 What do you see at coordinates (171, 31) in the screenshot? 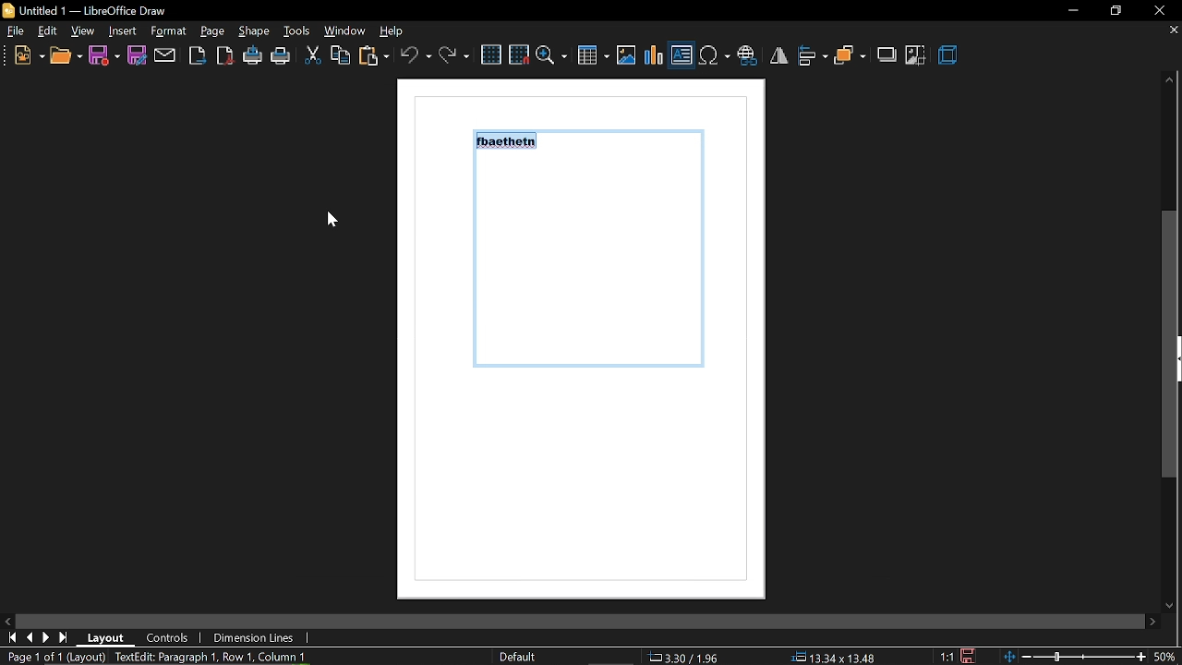
I see `insert` at bounding box center [171, 31].